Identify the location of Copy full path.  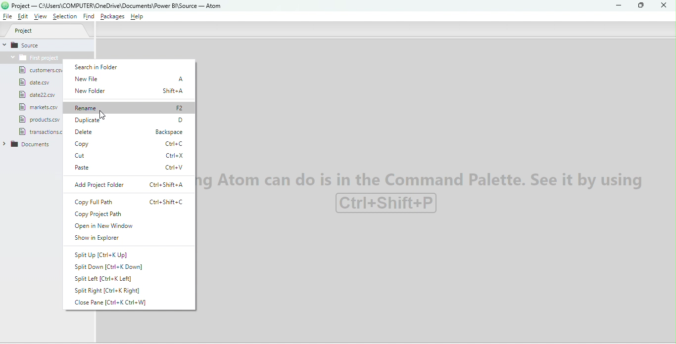
(128, 202).